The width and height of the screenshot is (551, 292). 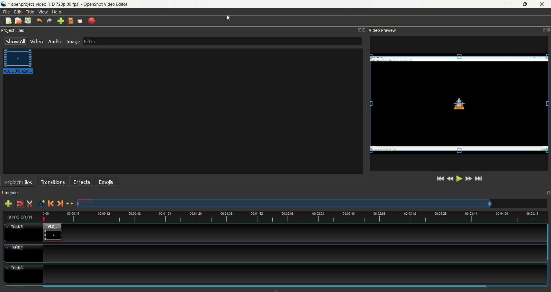 I want to click on video clip, so click(x=53, y=232).